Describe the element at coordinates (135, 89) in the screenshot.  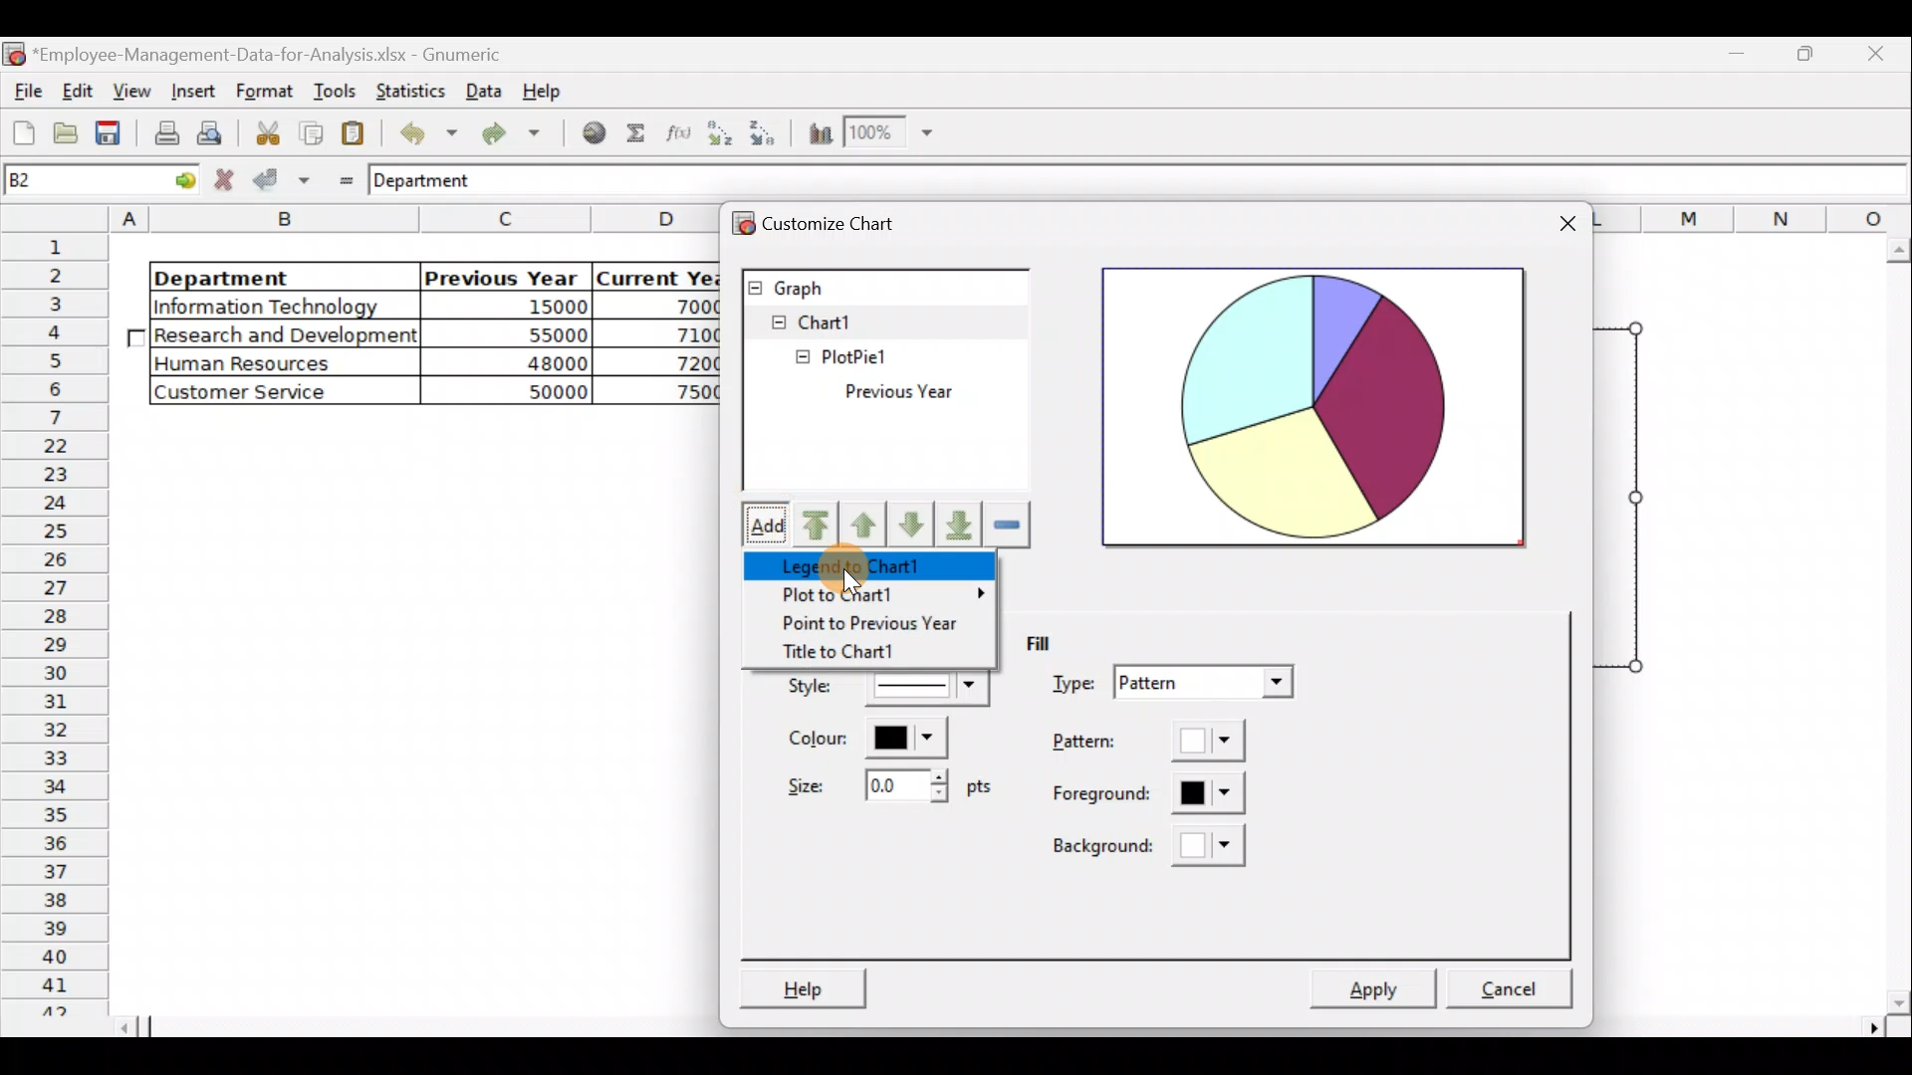
I see `View` at that location.